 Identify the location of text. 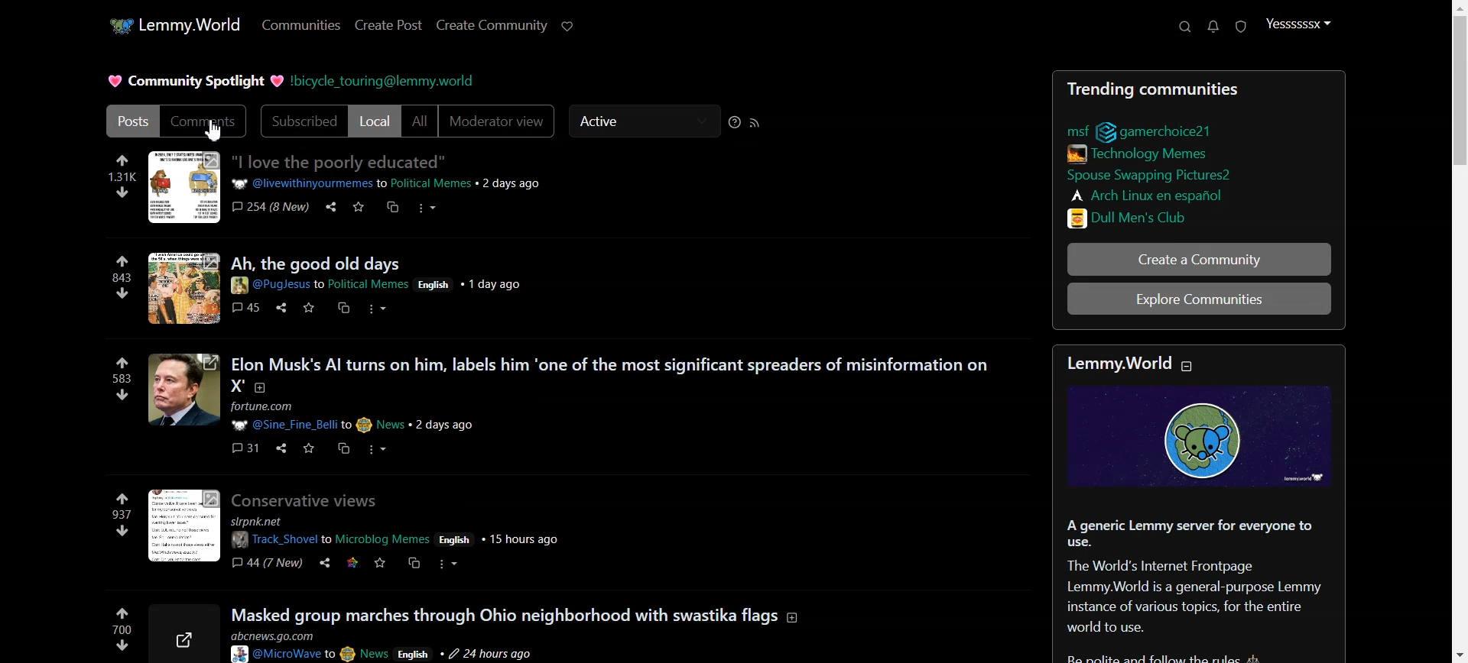
(1131, 362).